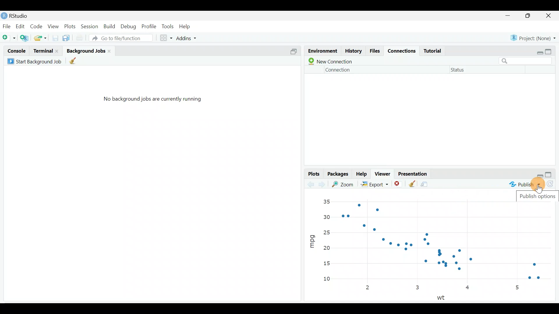 This screenshot has width=559, height=314. Describe the element at coordinates (187, 26) in the screenshot. I see `Help` at that location.